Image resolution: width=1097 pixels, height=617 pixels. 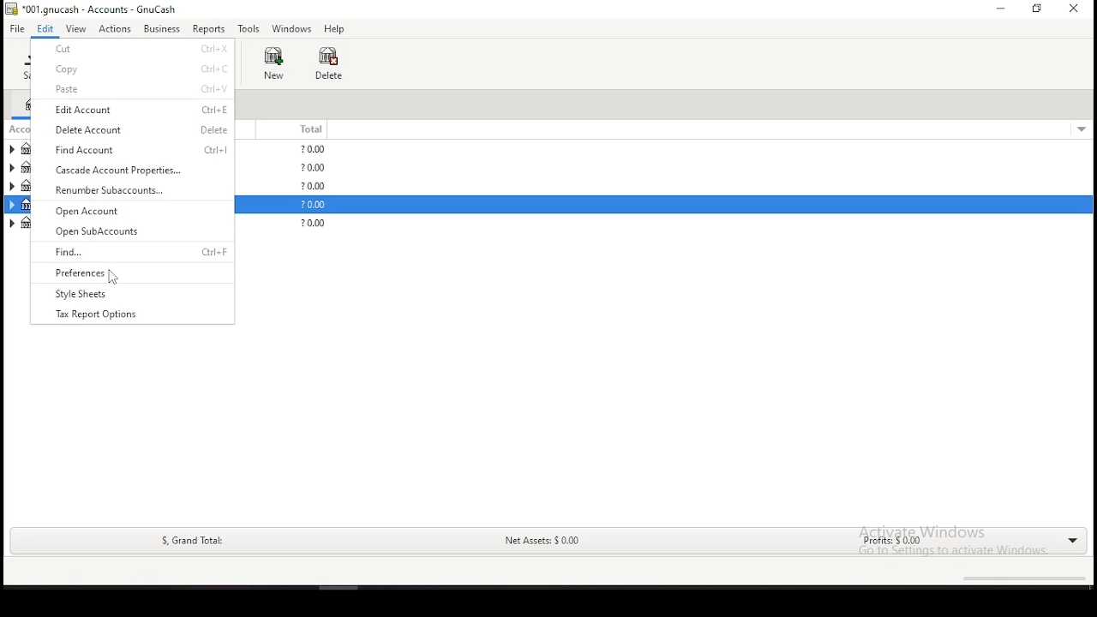 What do you see at coordinates (541, 542) in the screenshot?
I see `net assets` at bounding box center [541, 542].